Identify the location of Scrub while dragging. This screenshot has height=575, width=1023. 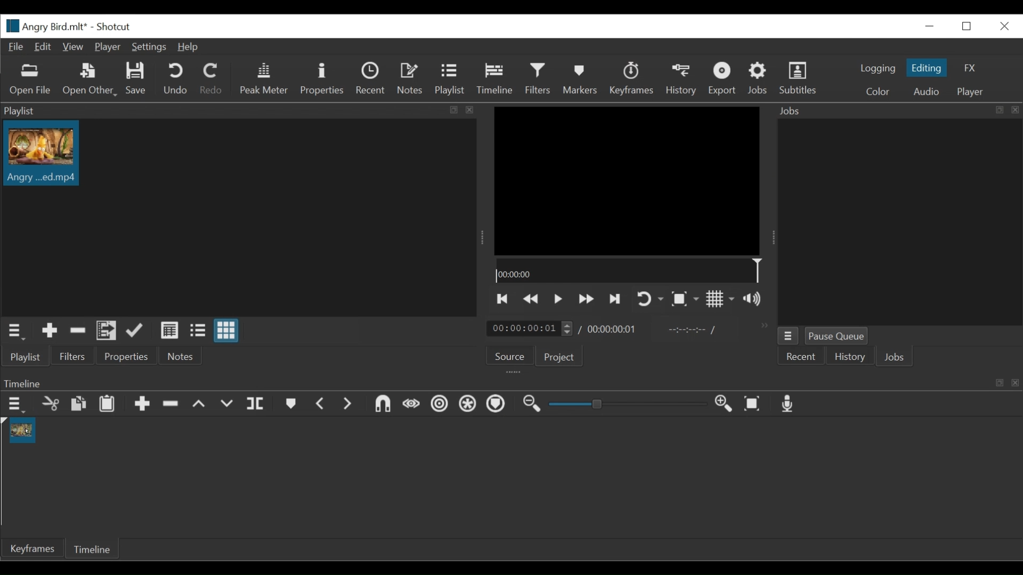
(411, 405).